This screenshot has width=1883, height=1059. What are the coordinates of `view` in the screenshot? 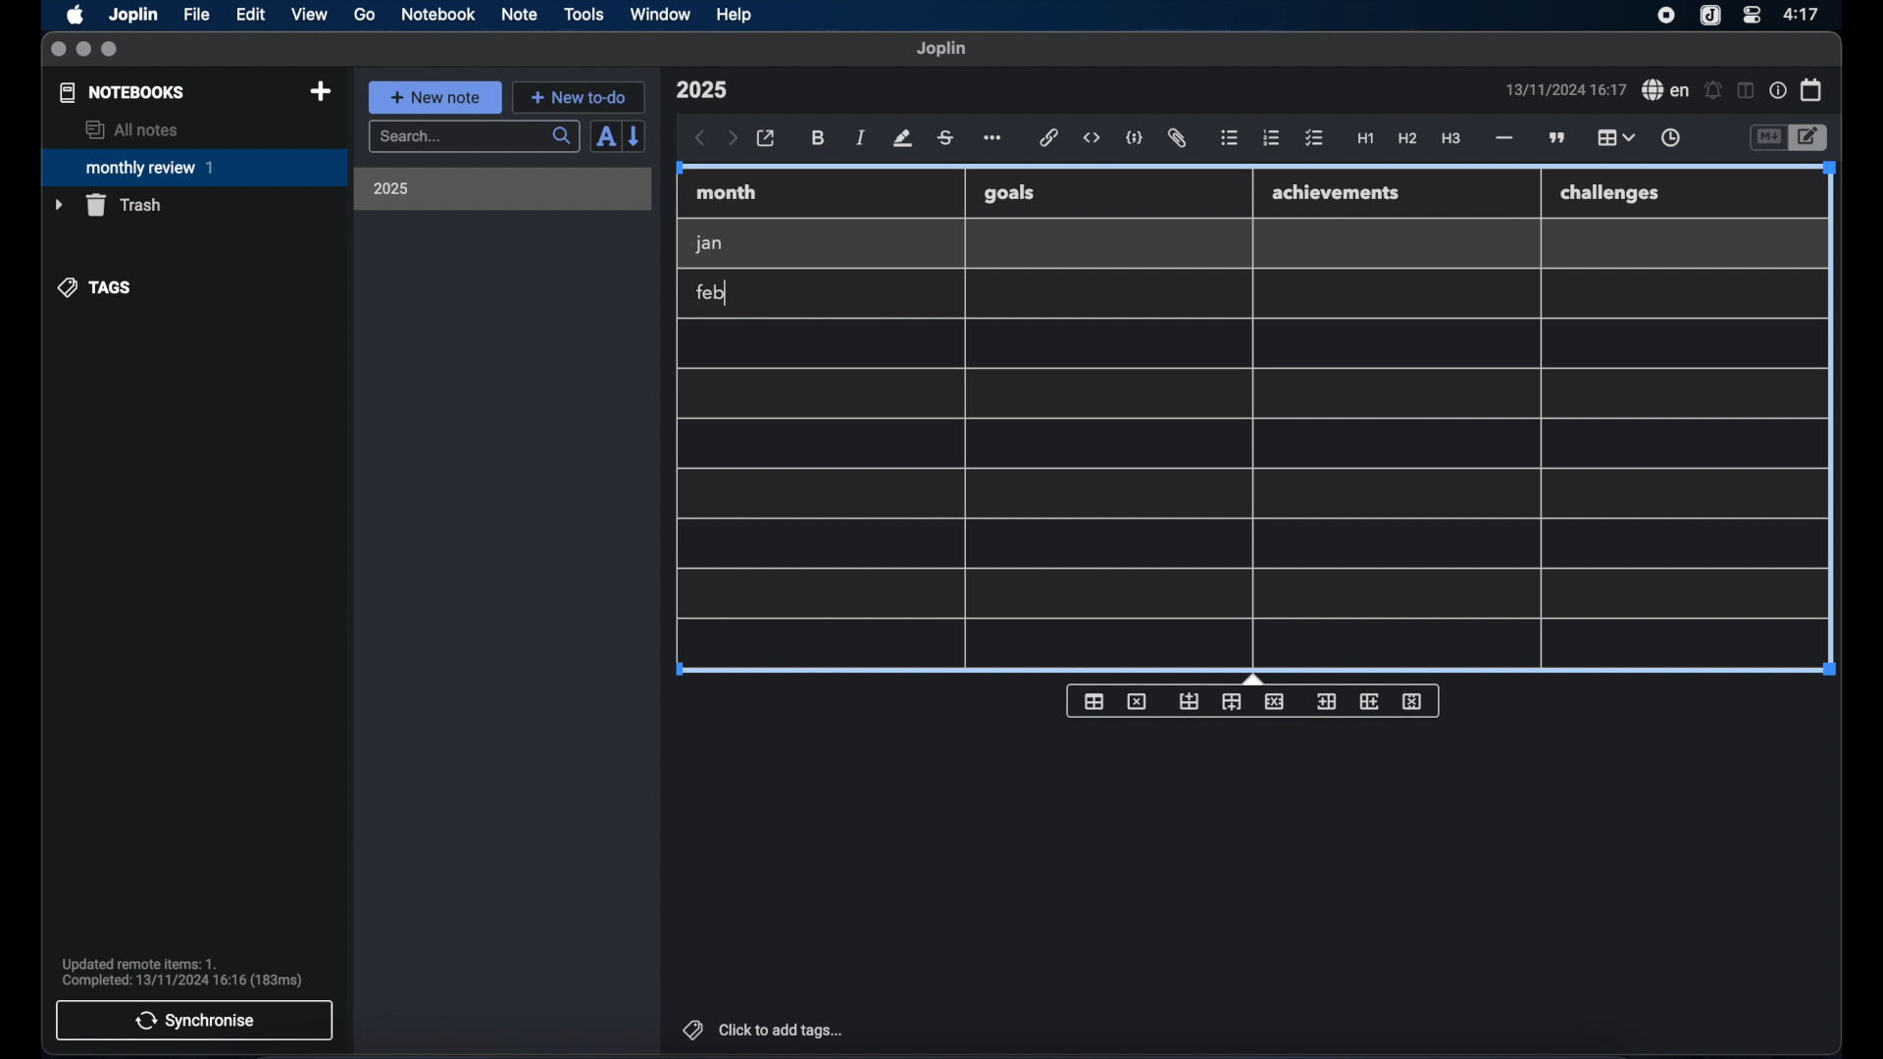 It's located at (309, 15).